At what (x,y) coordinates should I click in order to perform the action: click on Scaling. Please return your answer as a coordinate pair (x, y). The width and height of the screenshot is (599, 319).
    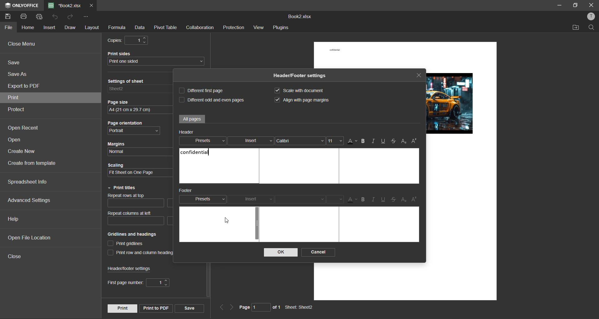
    Looking at the image, I should click on (117, 165).